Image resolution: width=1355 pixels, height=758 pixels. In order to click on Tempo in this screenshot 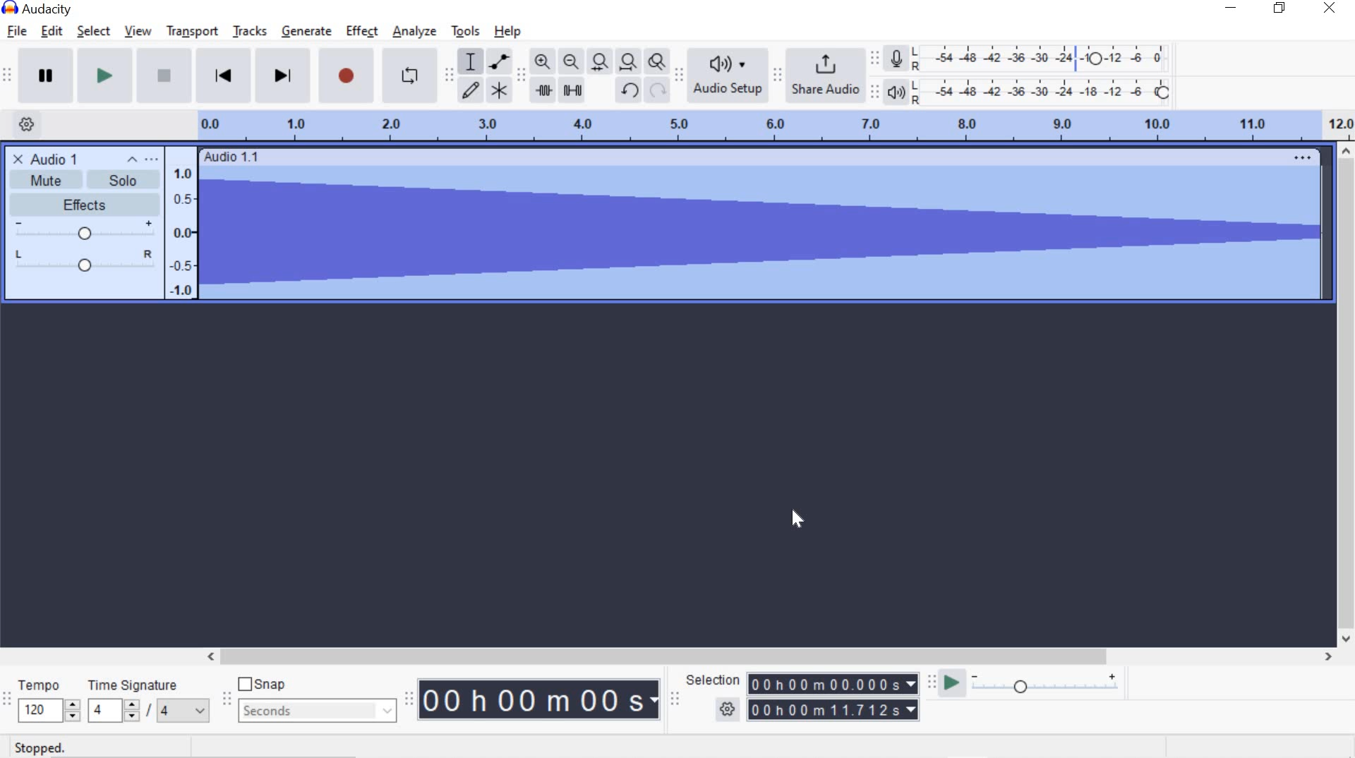, I will do `click(48, 699)`.